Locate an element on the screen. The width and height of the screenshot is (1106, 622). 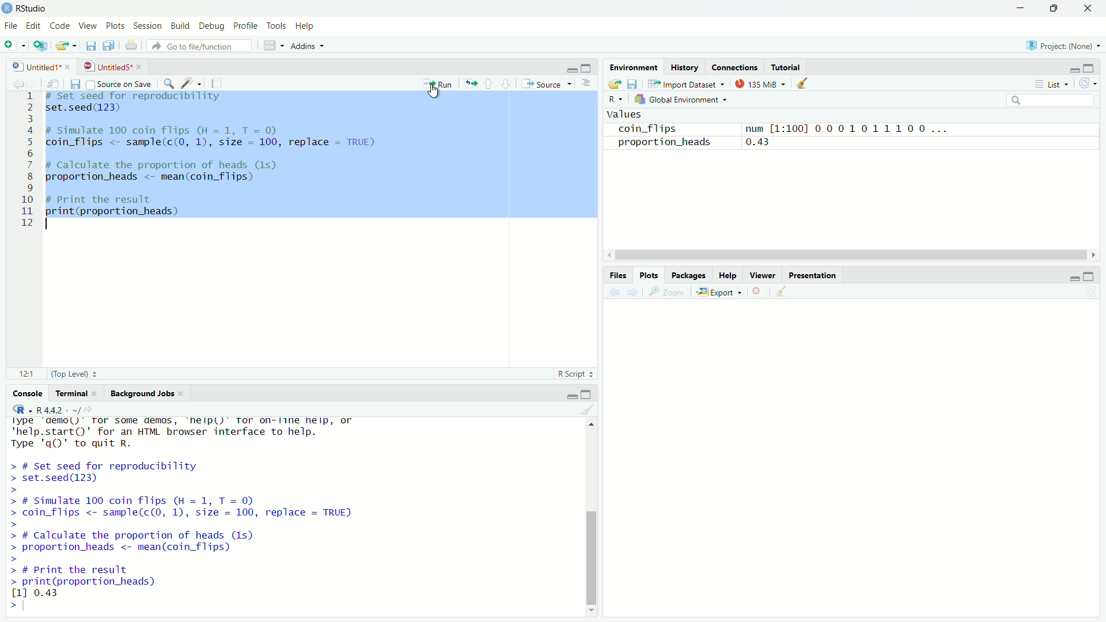
select language is located at coordinates (617, 100).